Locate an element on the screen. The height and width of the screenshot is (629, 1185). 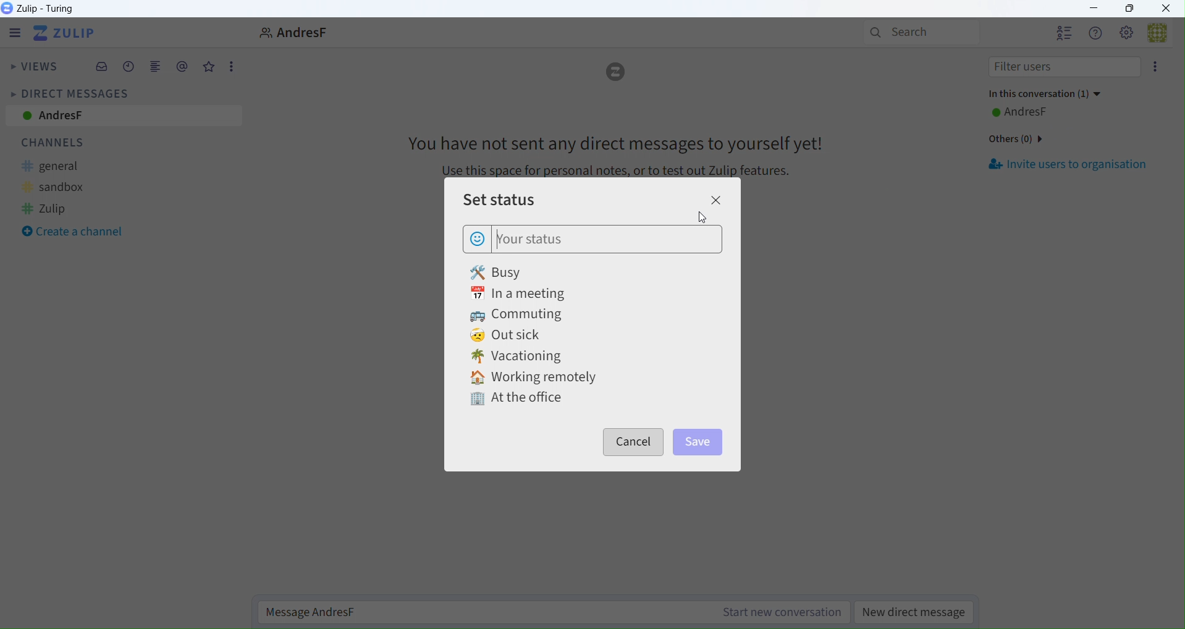
Mentions is located at coordinates (182, 67).